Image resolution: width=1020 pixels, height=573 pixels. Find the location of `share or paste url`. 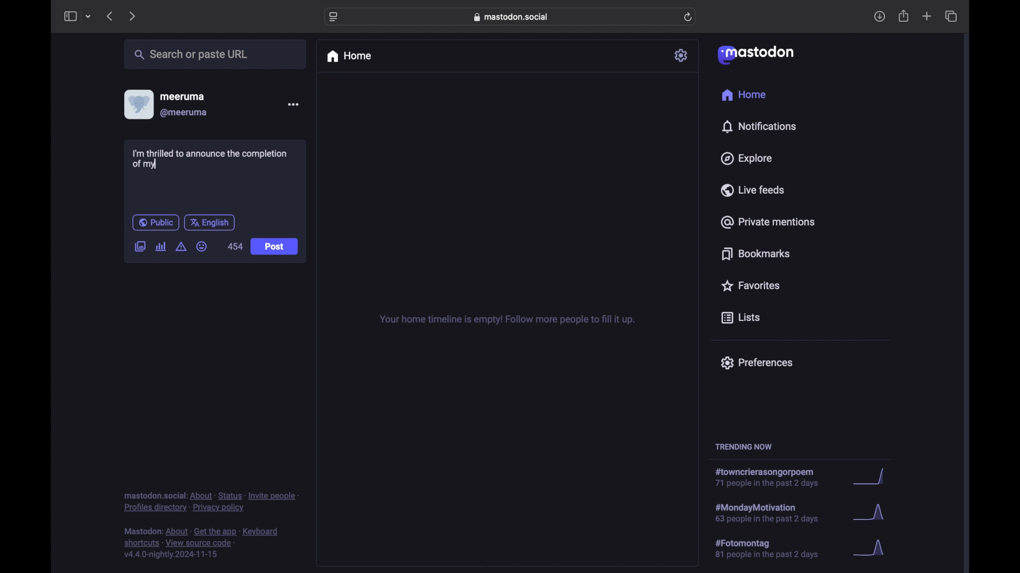

share or paste url is located at coordinates (191, 54).